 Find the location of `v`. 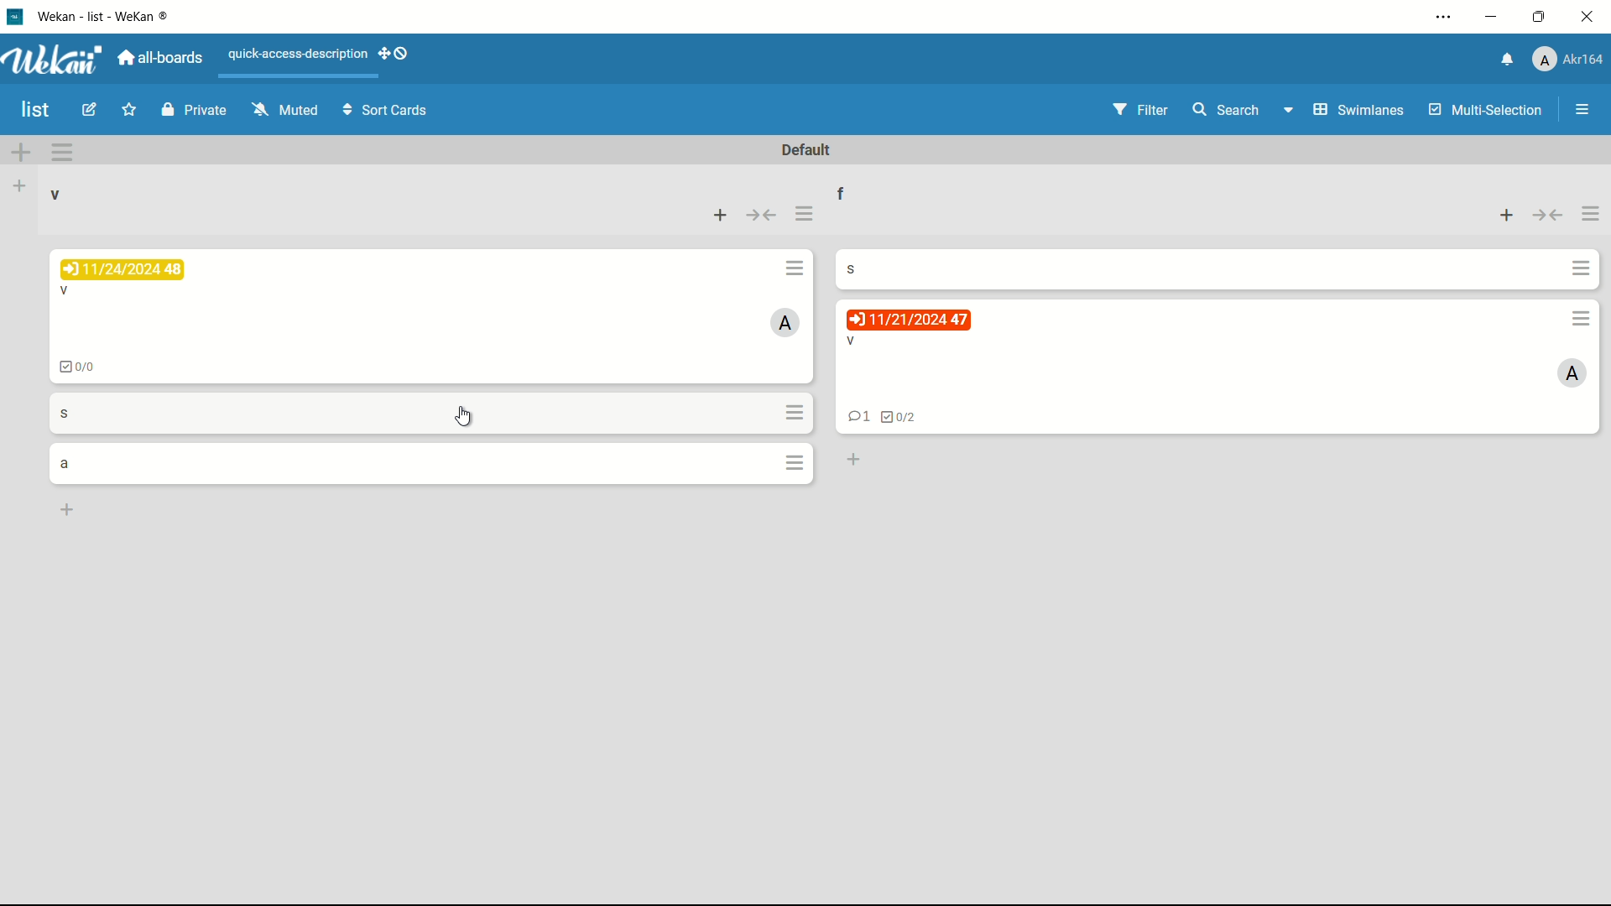

v is located at coordinates (67, 291).